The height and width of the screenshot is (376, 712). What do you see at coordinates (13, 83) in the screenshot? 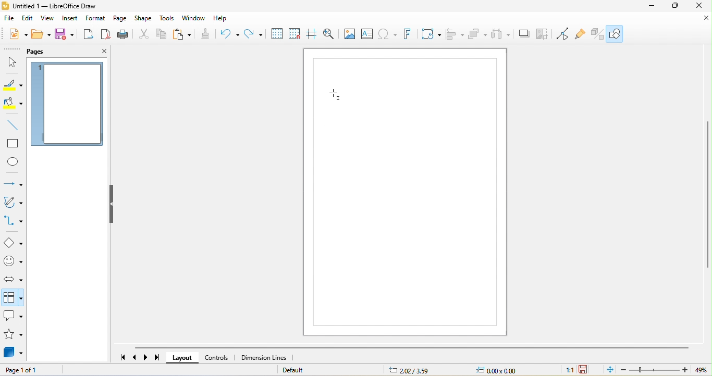
I see `line color` at bounding box center [13, 83].